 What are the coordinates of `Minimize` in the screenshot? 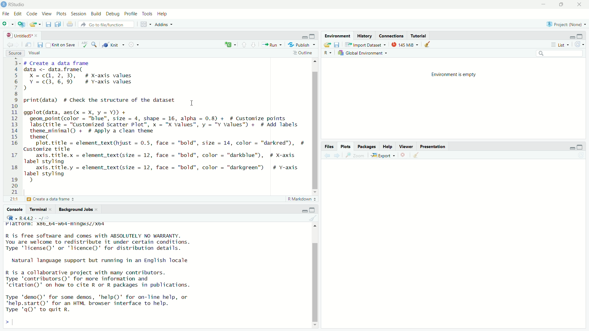 It's located at (305, 211).